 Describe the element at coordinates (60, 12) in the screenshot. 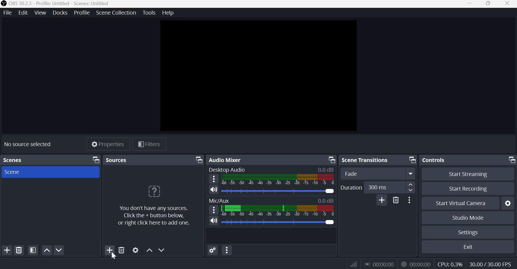

I see `Docks` at that location.